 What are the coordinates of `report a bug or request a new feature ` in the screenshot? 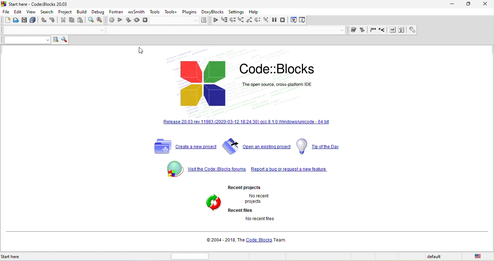 It's located at (295, 167).